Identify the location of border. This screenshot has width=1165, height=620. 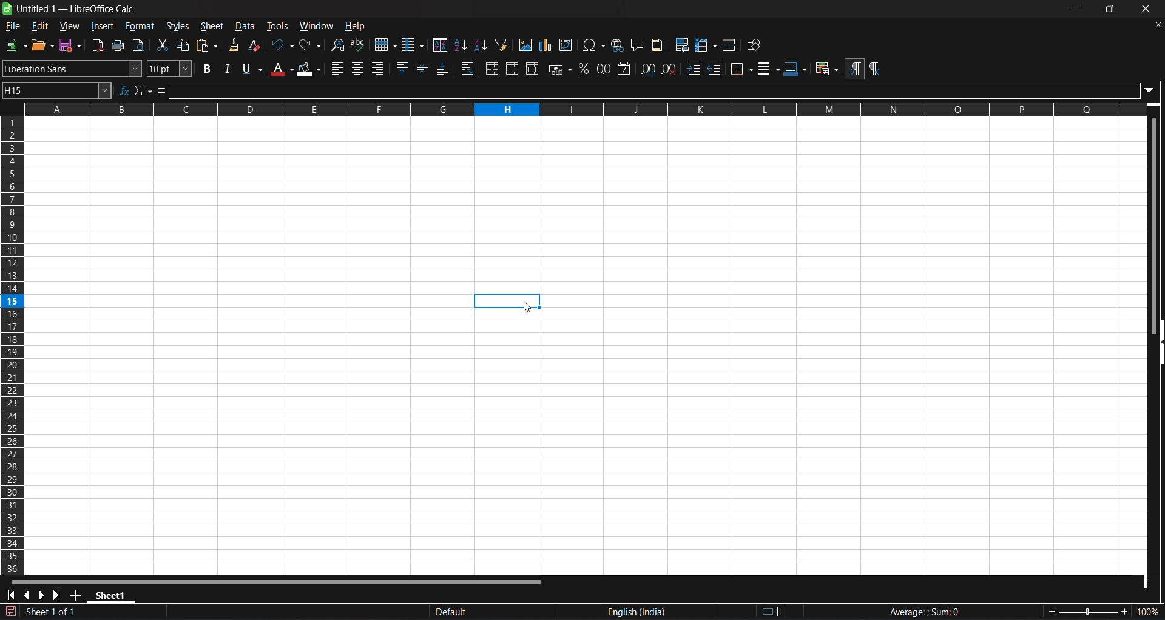
(740, 68).